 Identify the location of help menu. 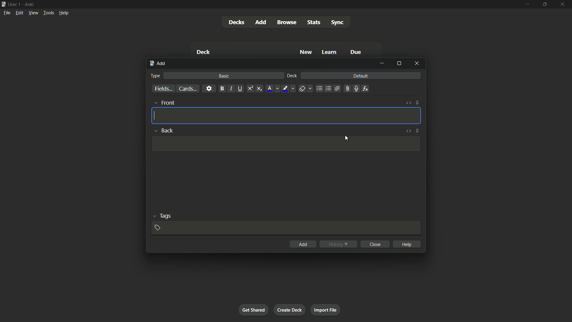
(64, 13).